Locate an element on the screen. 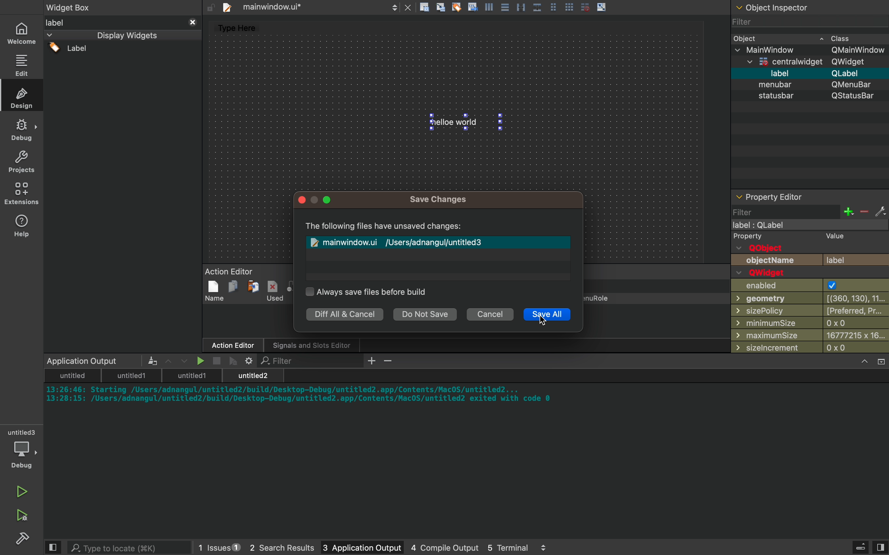 The image size is (889, 555). files is located at coordinates (307, 7).